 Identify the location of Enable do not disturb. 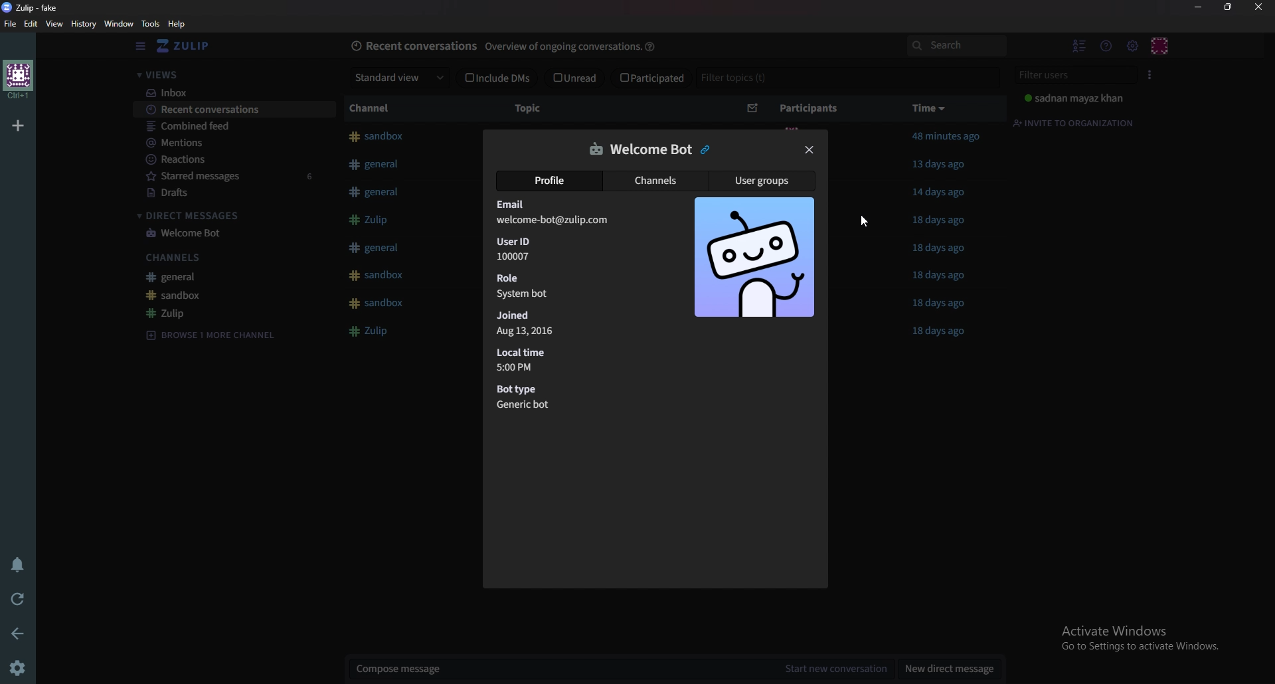
(19, 564).